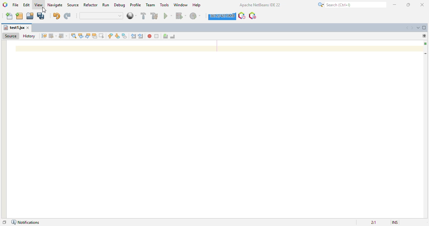 The image size is (429, 226). Describe the element at coordinates (181, 4) in the screenshot. I see `window` at that location.